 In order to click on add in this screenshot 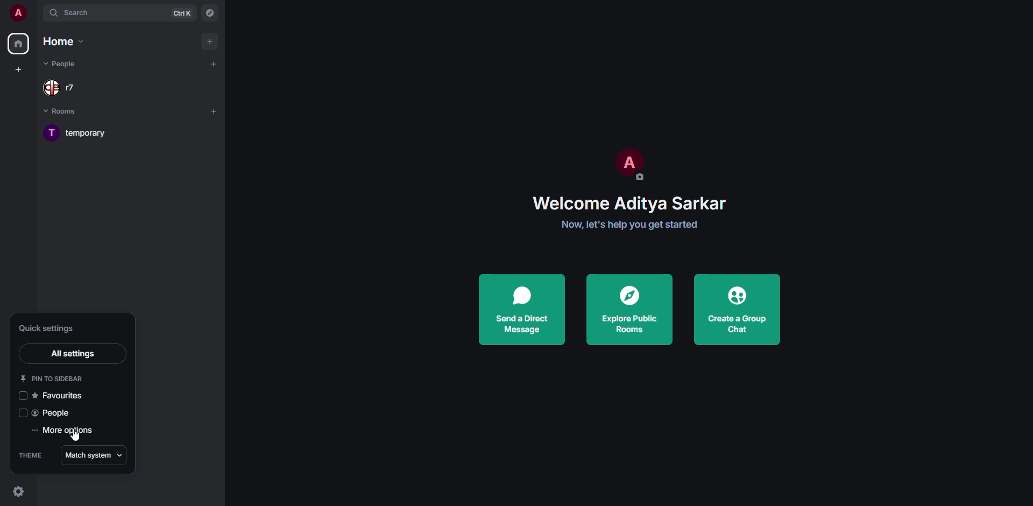, I will do `click(215, 110)`.